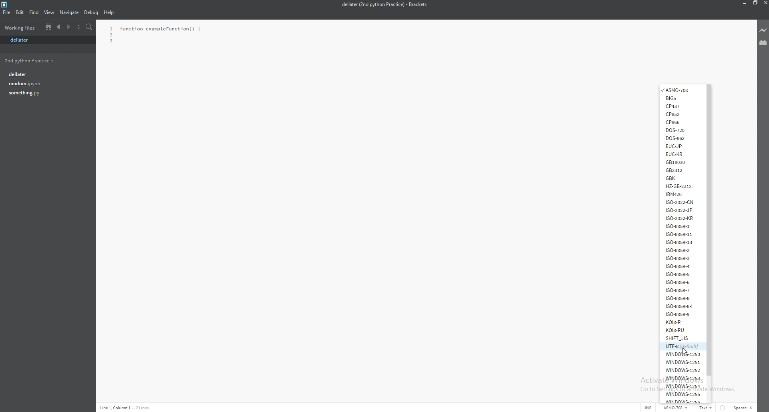 This screenshot has width=769, height=412. Describe the element at coordinates (683, 354) in the screenshot. I see `windows-1250` at that location.